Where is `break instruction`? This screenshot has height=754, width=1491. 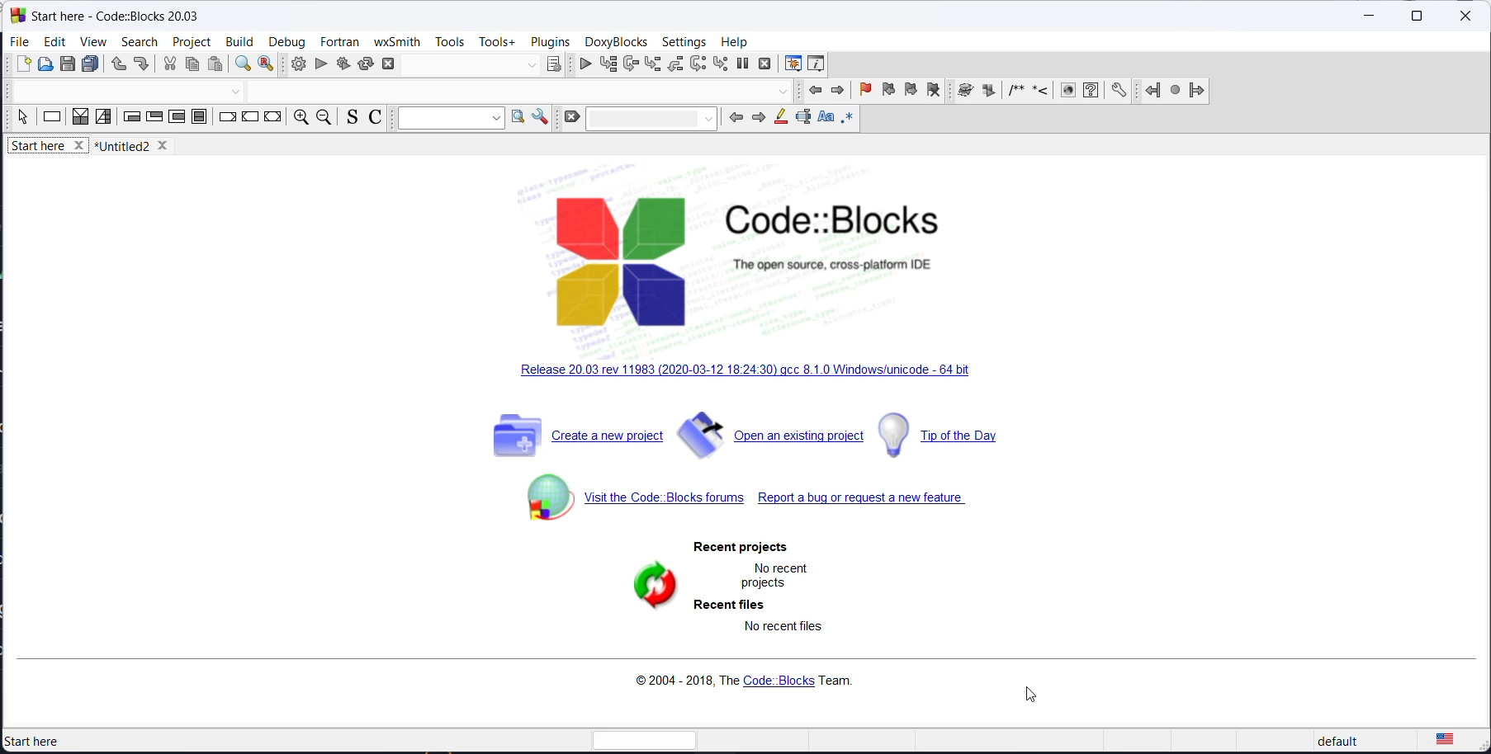 break instruction is located at coordinates (227, 119).